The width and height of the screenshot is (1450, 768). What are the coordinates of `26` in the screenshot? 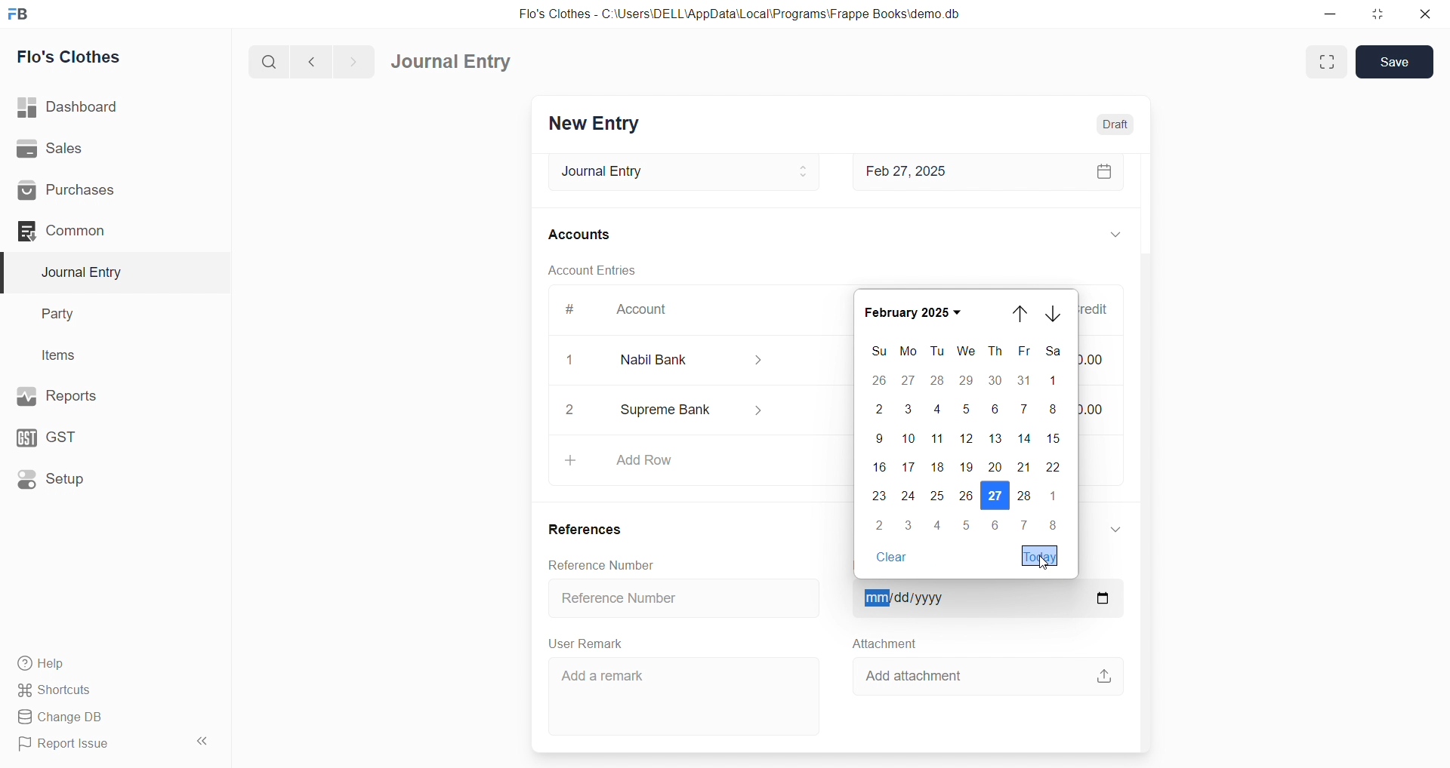 It's located at (878, 380).